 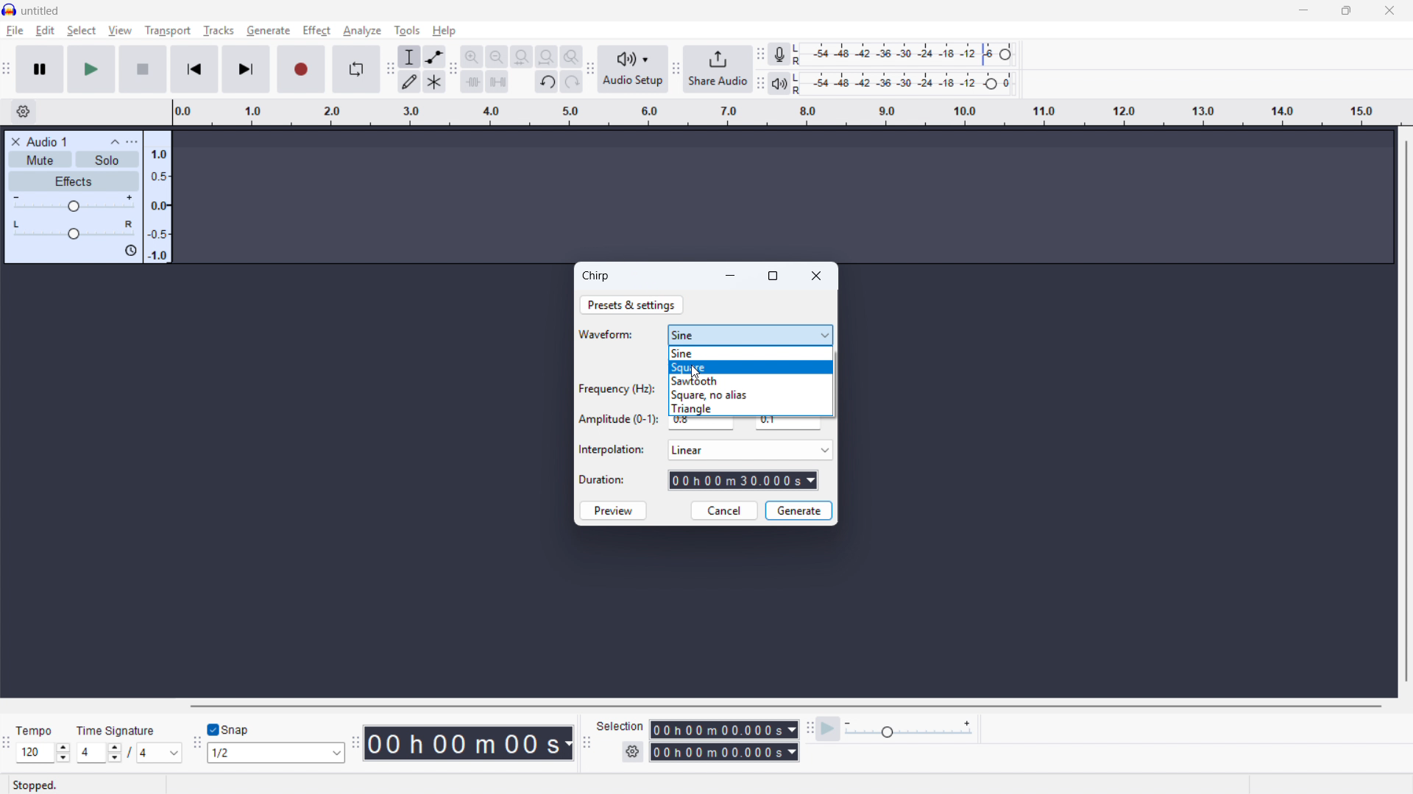 I want to click on  Tools , so click(x=408, y=30).